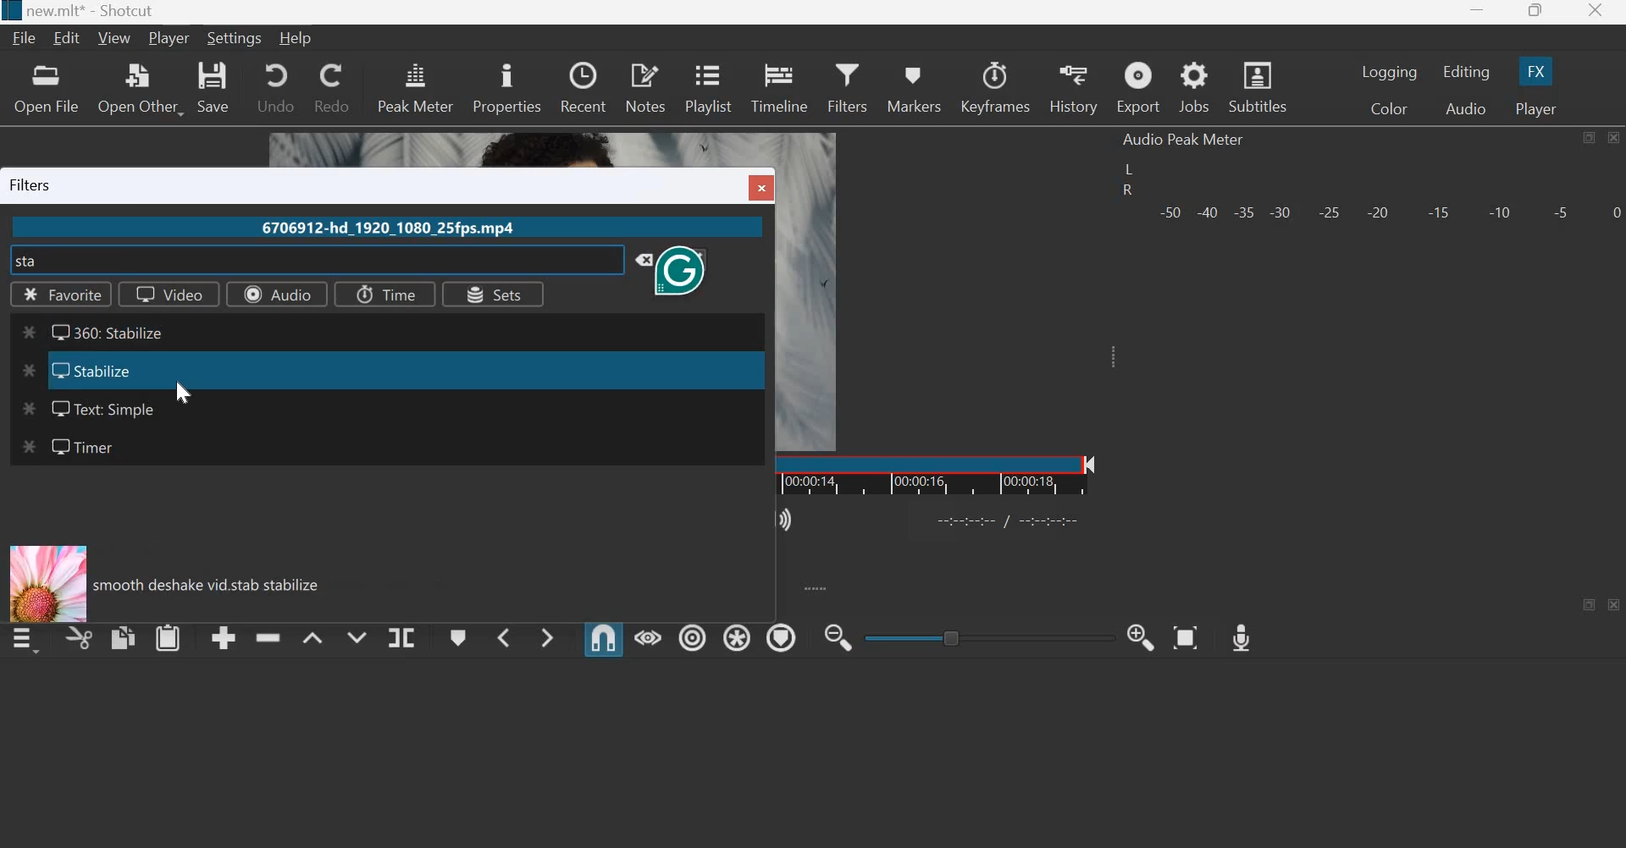 The image size is (1626, 848). I want to click on Previous Marker, so click(501, 636).